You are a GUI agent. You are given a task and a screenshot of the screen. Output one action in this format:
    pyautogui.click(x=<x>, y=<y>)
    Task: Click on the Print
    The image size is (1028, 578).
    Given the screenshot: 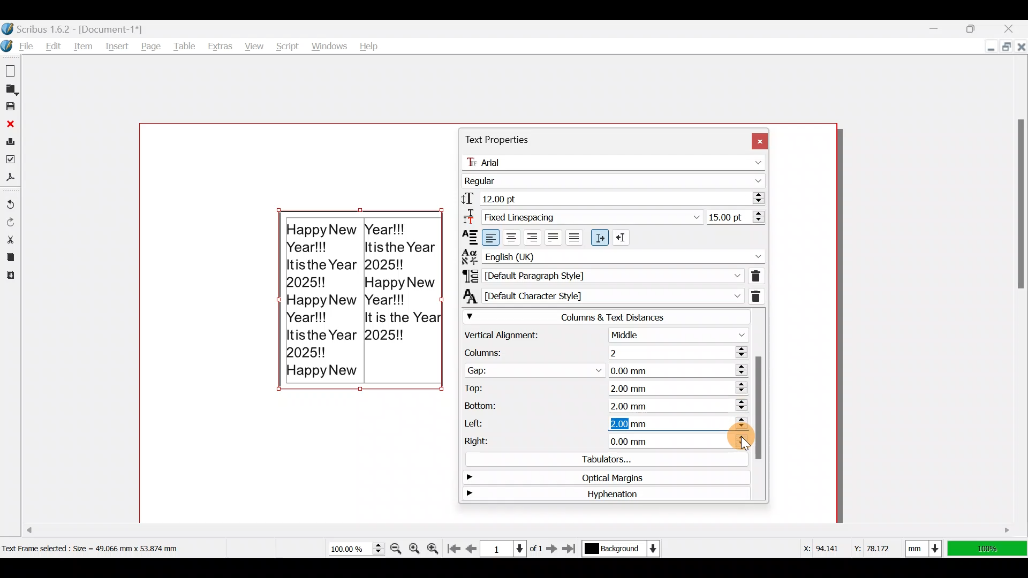 What is the action you would take?
    pyautogui.click(x=11, y=141)
    